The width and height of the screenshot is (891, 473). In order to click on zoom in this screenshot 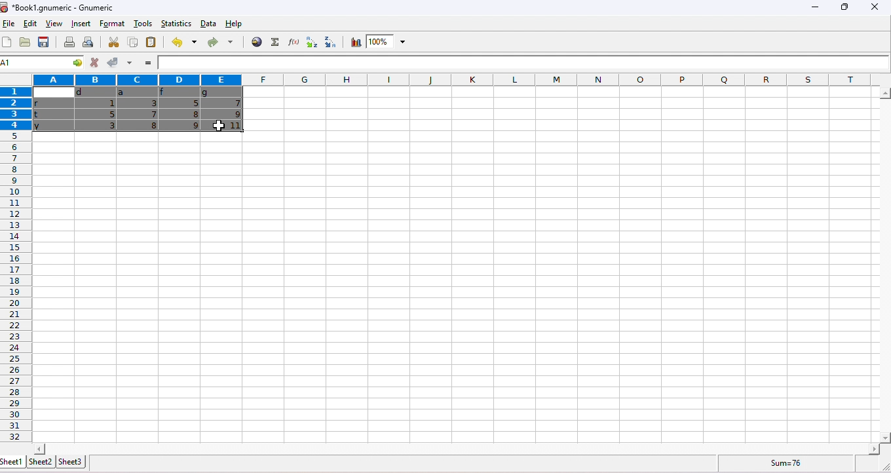, I will do `click(388, 42)`.